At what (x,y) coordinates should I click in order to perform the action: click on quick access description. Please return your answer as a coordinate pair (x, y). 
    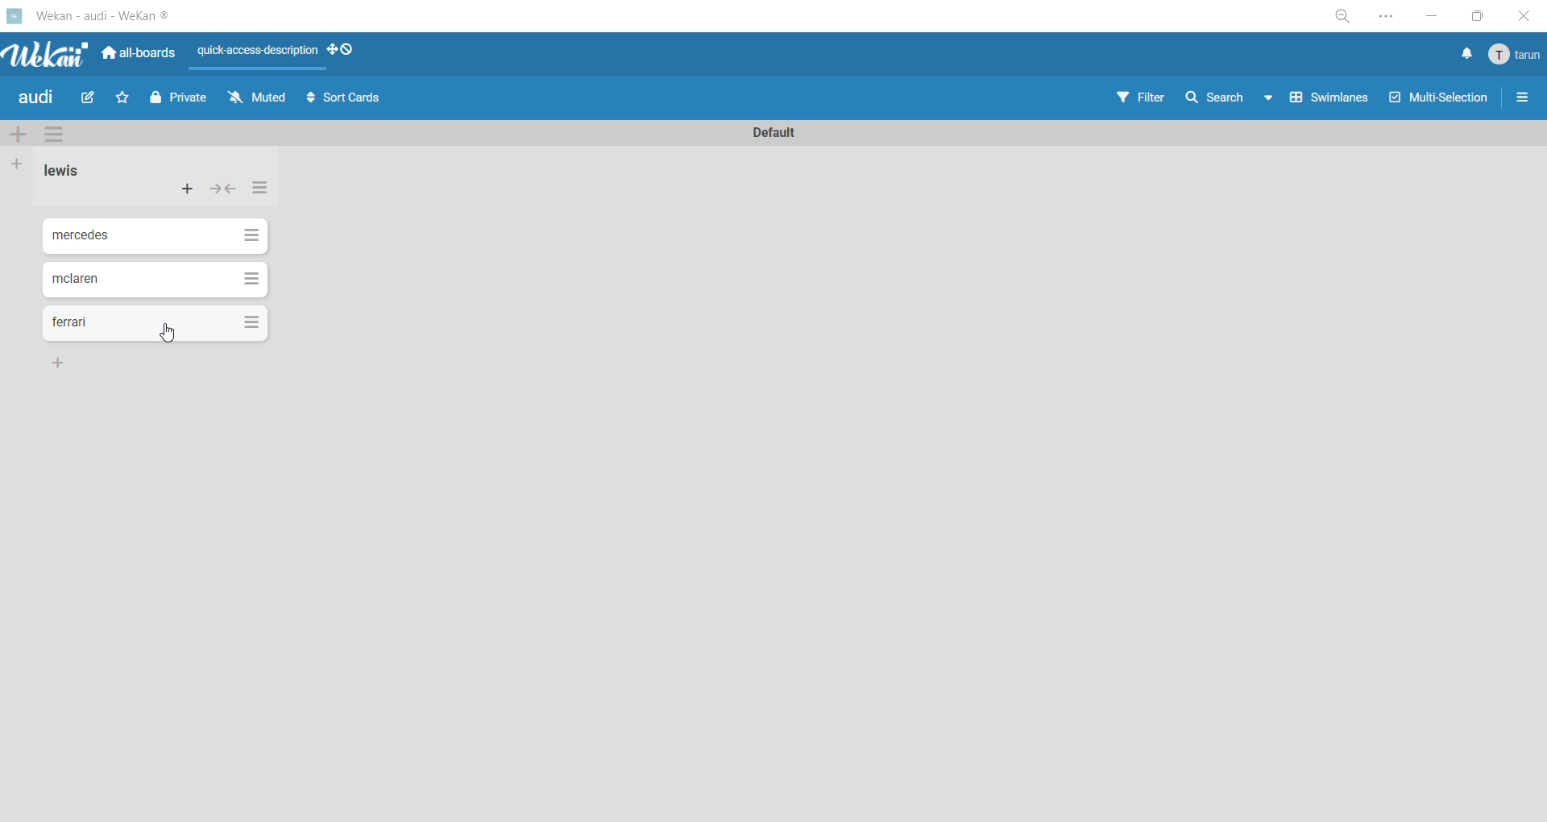
    Looking at the image, I should click on (259, 53).